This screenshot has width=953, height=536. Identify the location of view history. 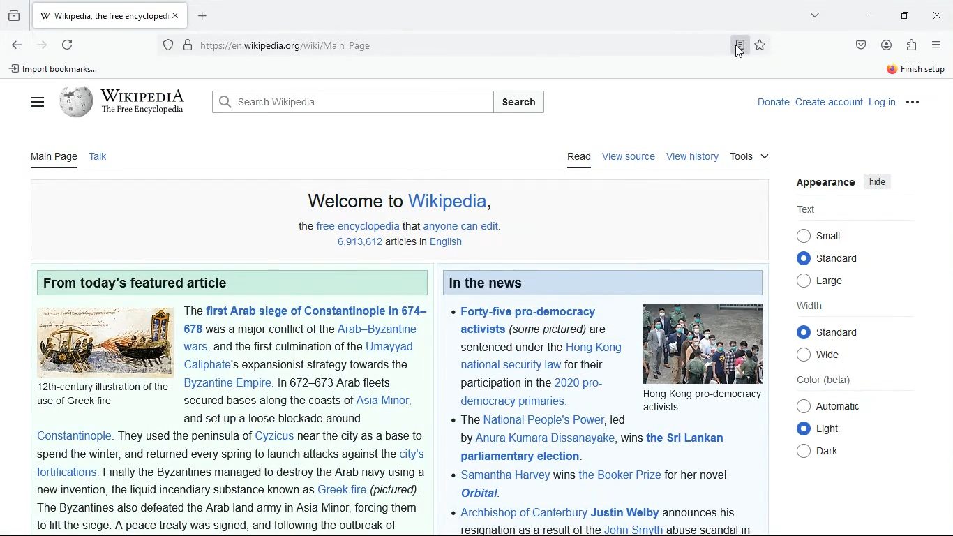
(694, 157).